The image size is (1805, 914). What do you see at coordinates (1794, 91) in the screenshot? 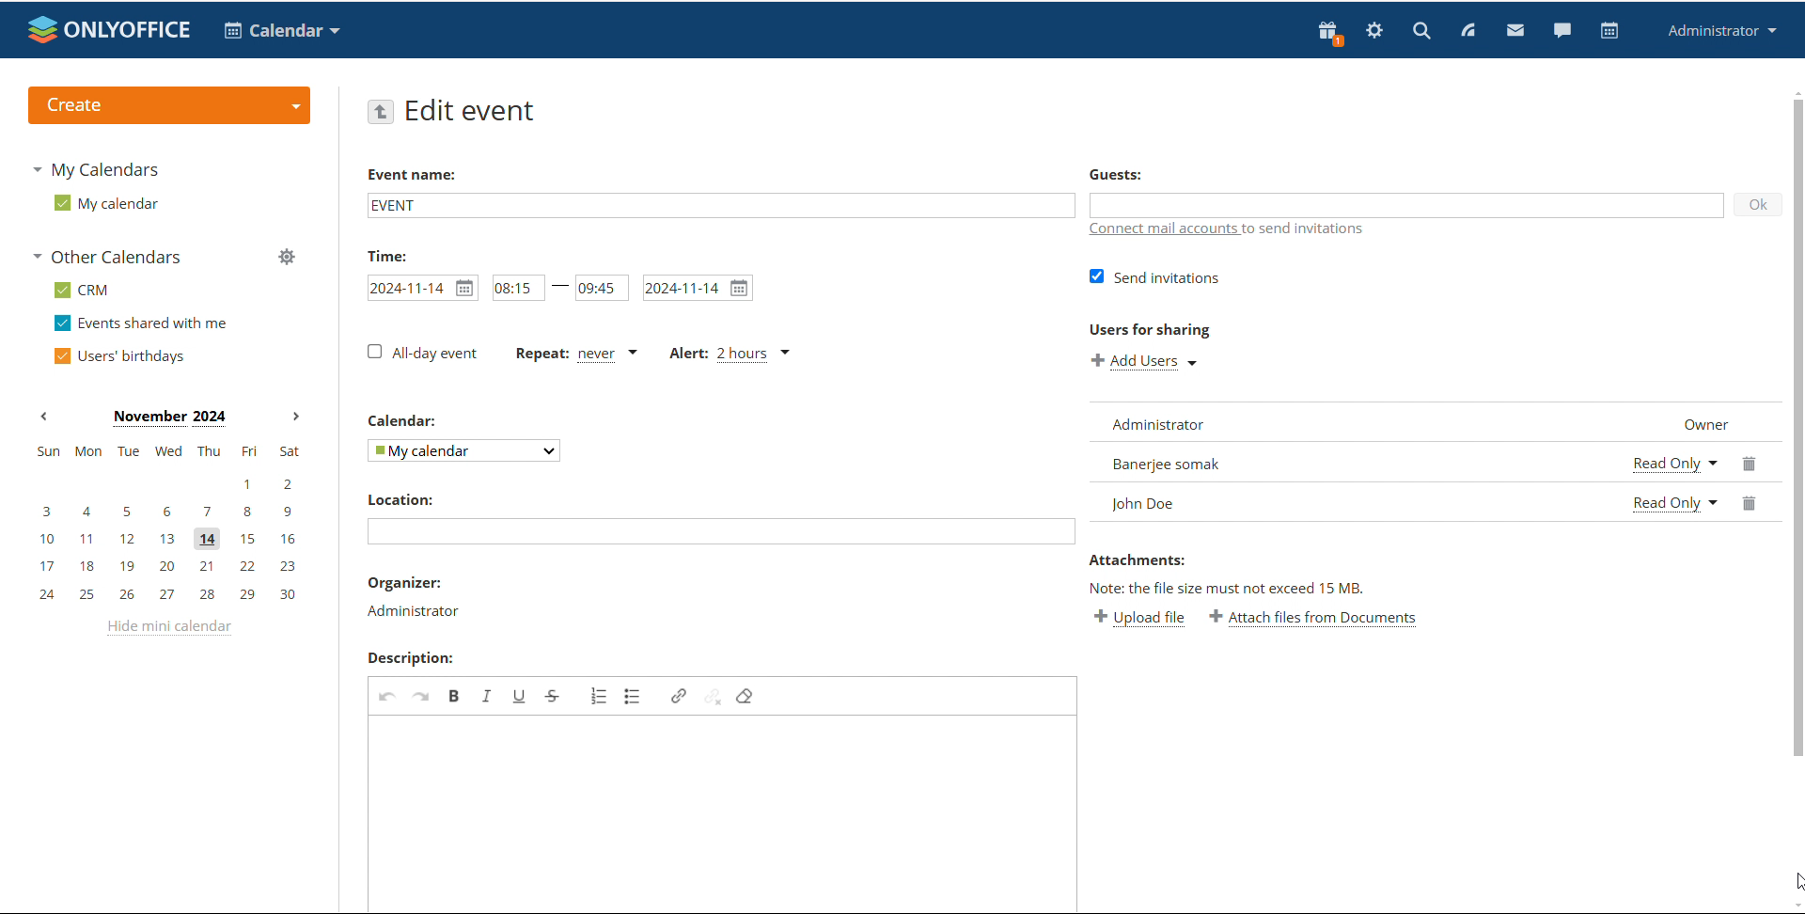
I see `scroll up` at bounding box center [1794, 91].